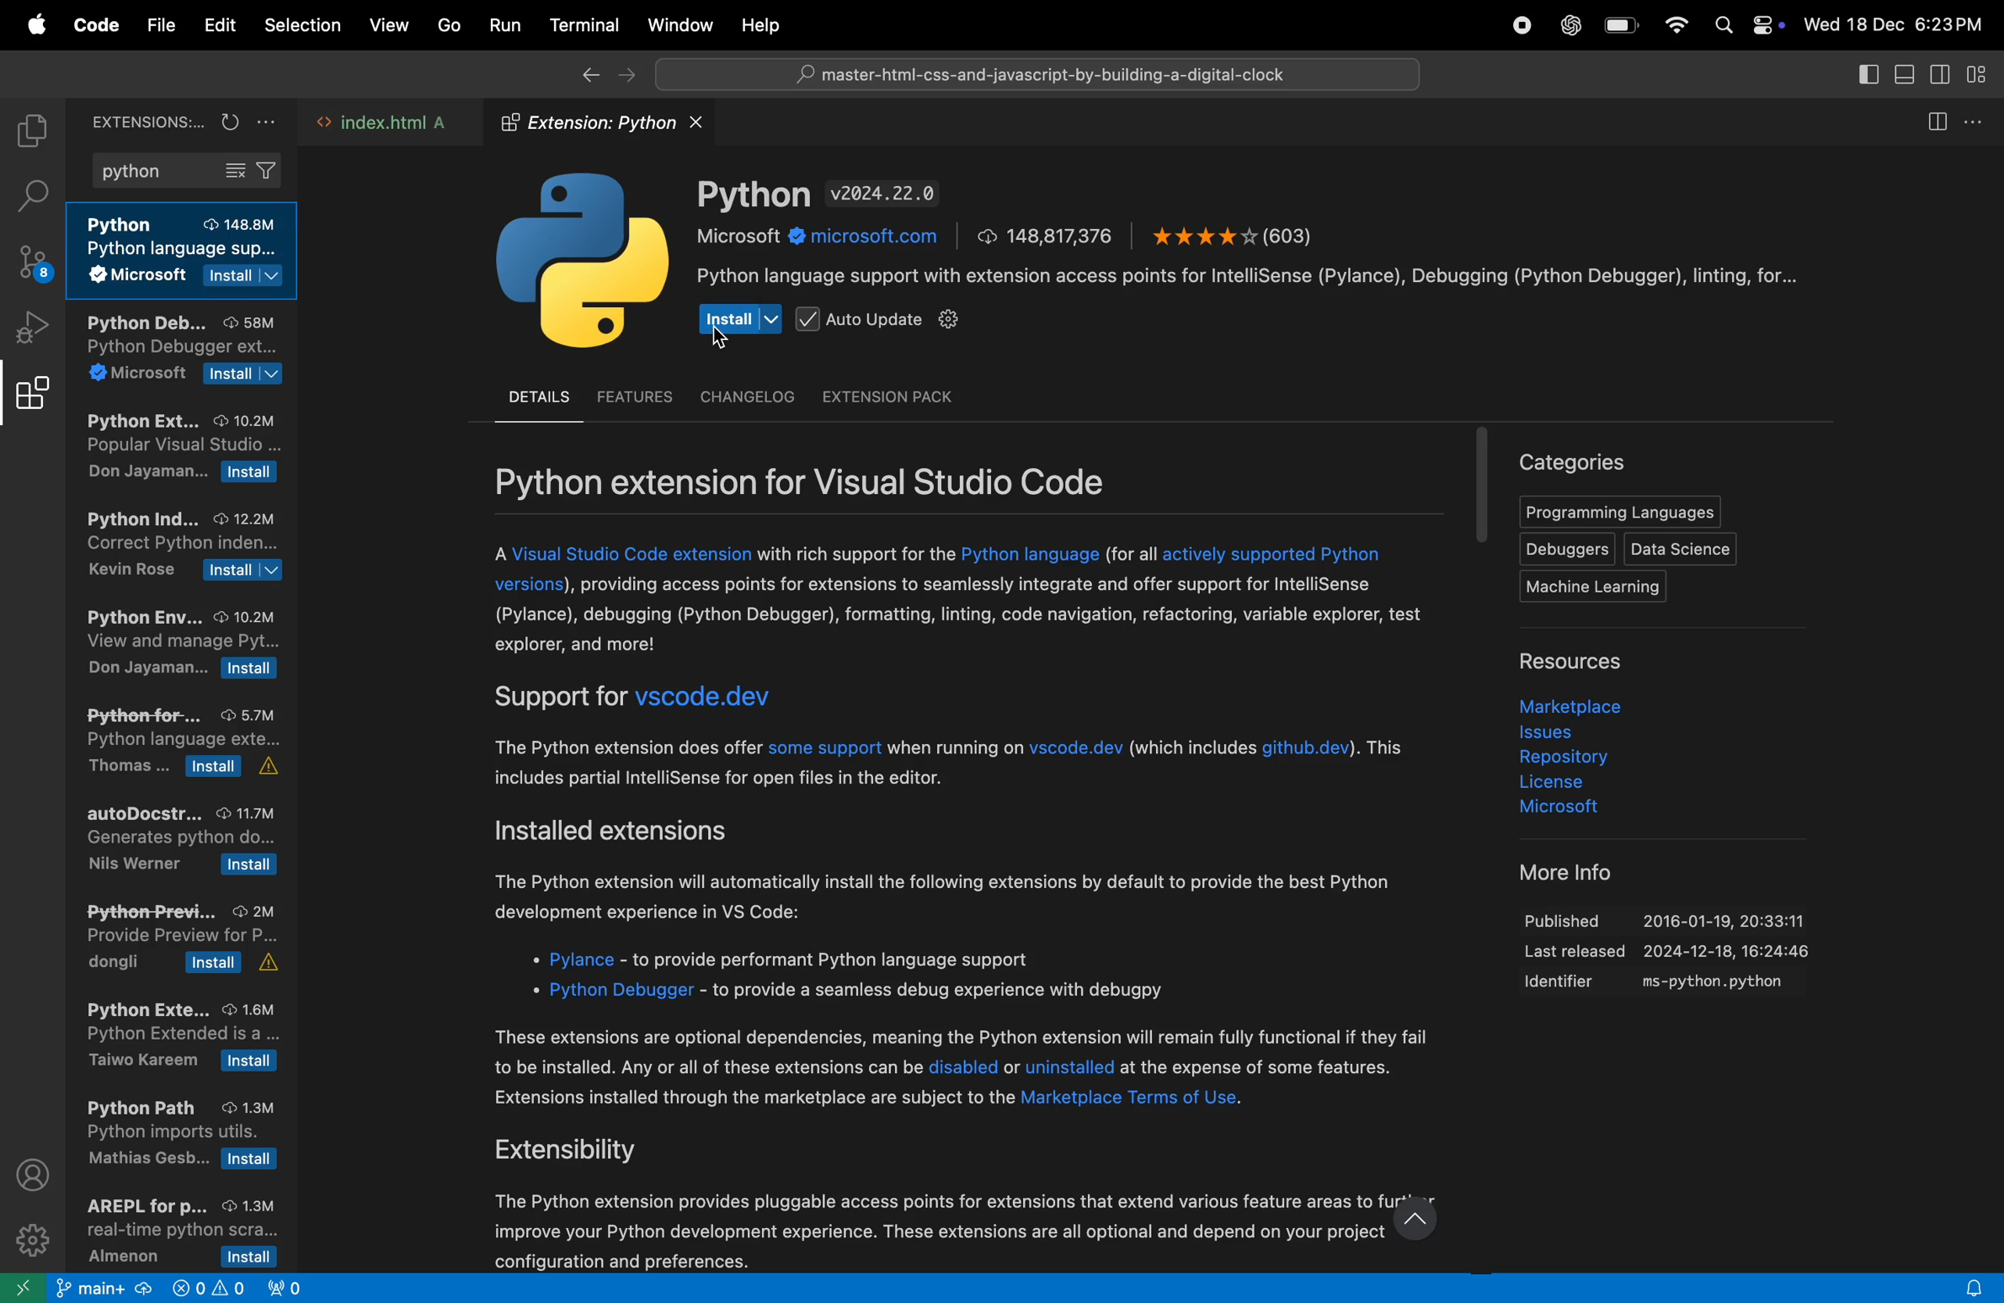 The height and width of the screenshot is (1303, 2004). What do you see at coordinates (386, 124) in the screenshot?
I see `index.hyml` at bounding box center [386, 124].